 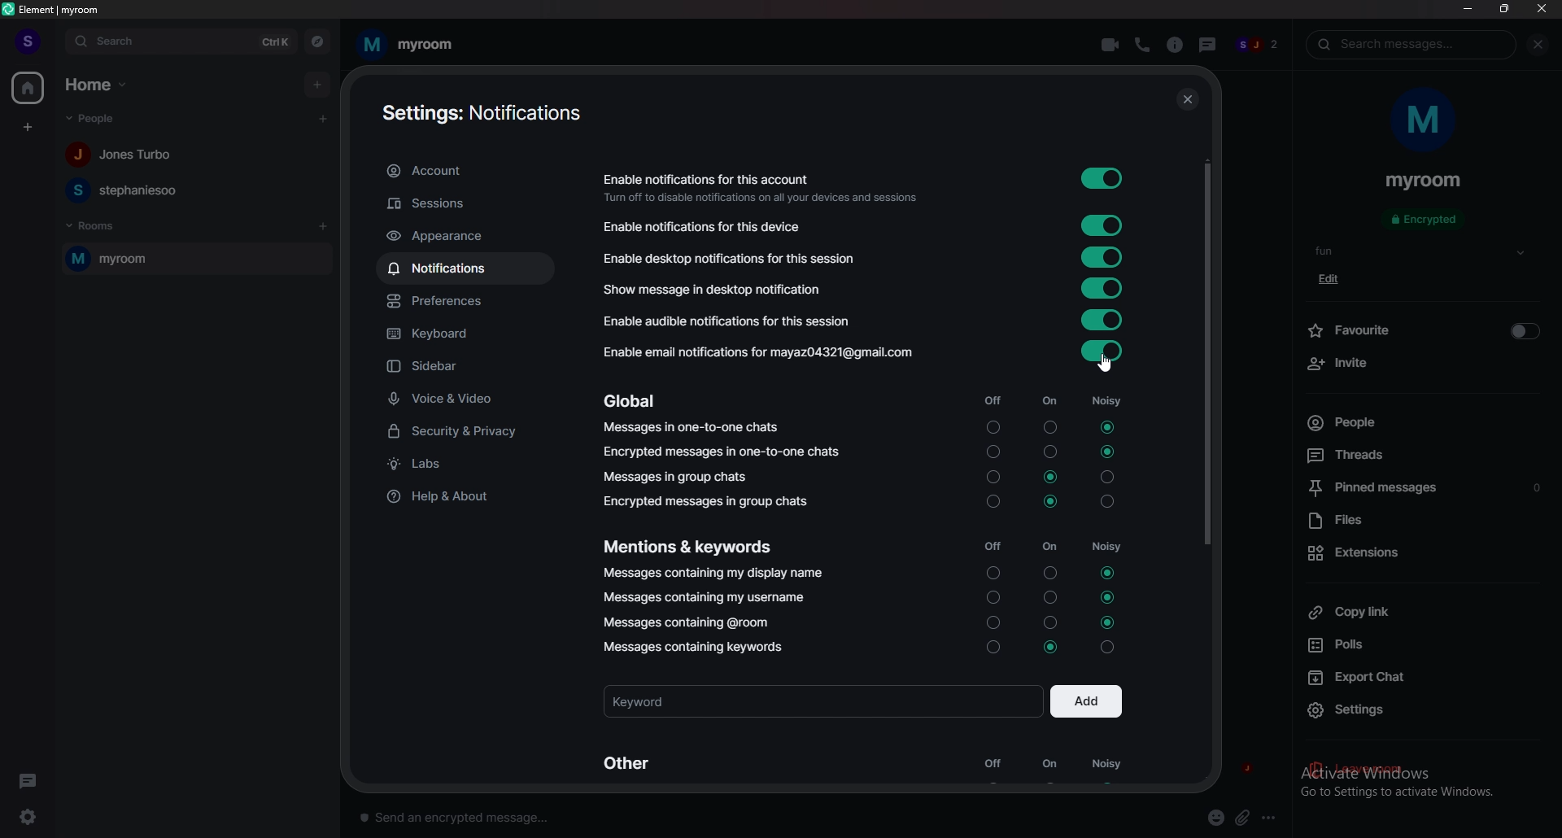 What do you see at coordinates (1334, 279) in the screenshot?
I see `edit` at bounding box center [1334, 279].